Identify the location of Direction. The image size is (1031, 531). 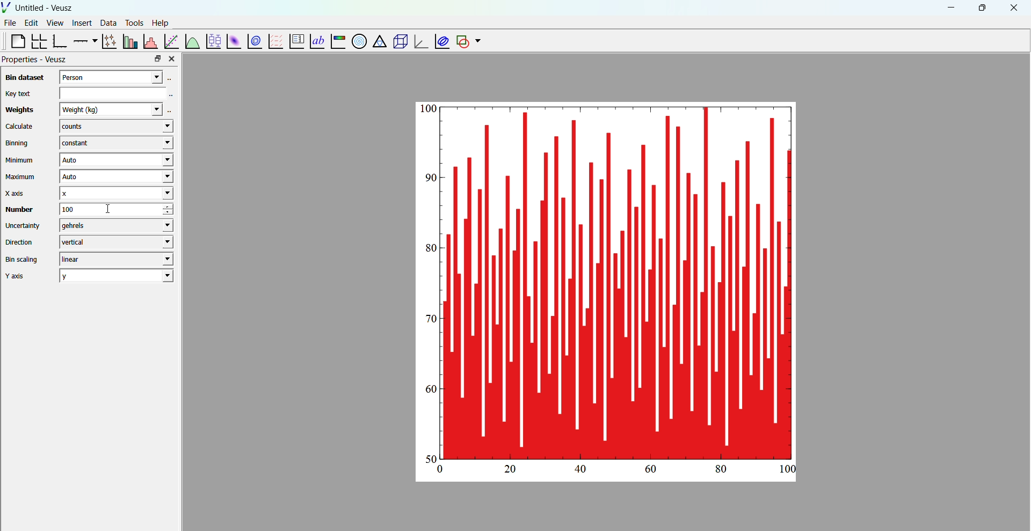
(21, 241).